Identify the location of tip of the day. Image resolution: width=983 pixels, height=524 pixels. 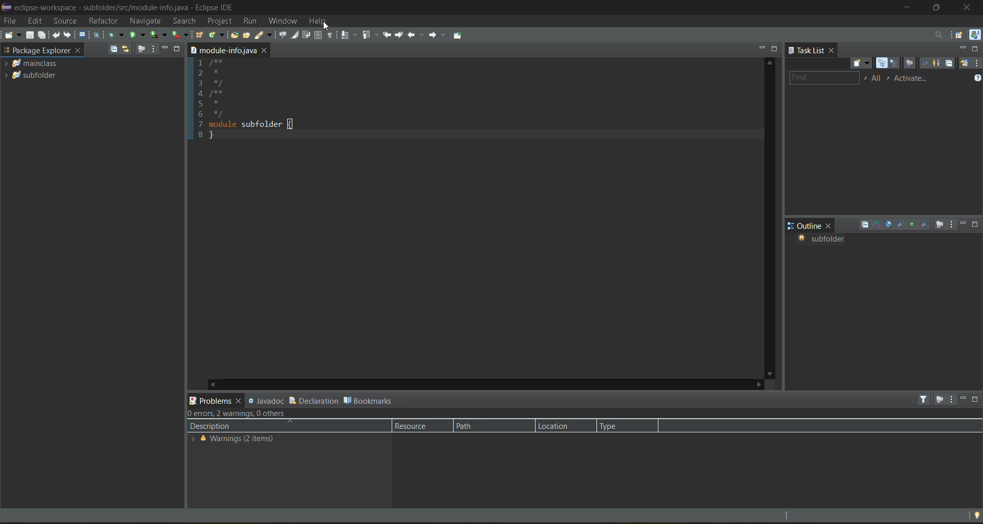
(977, 515).